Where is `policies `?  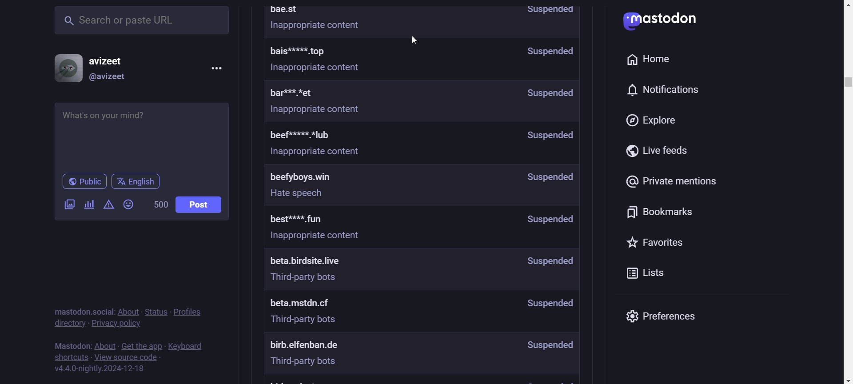 policies  is located at coordinates (193, 307).